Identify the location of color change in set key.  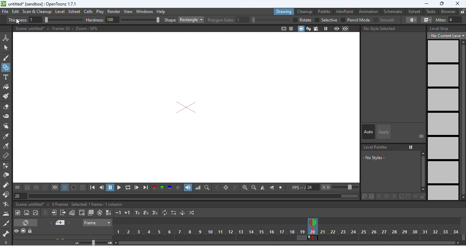
(385, 196).